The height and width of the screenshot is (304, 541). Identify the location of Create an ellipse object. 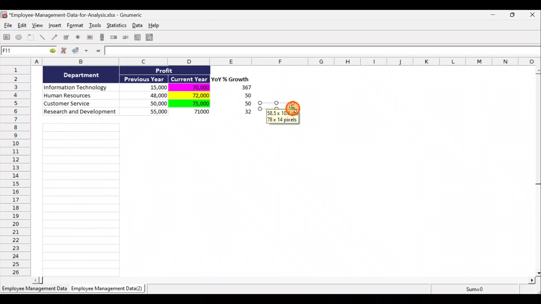
(19, 37).